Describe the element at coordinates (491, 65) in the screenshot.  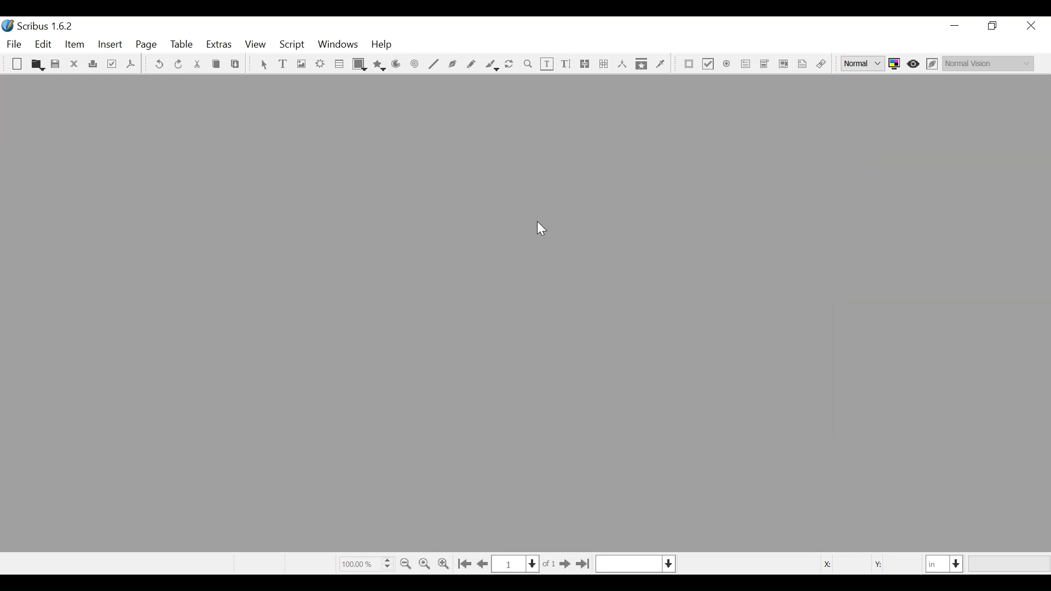
I see `Calligraphic line` at that location.